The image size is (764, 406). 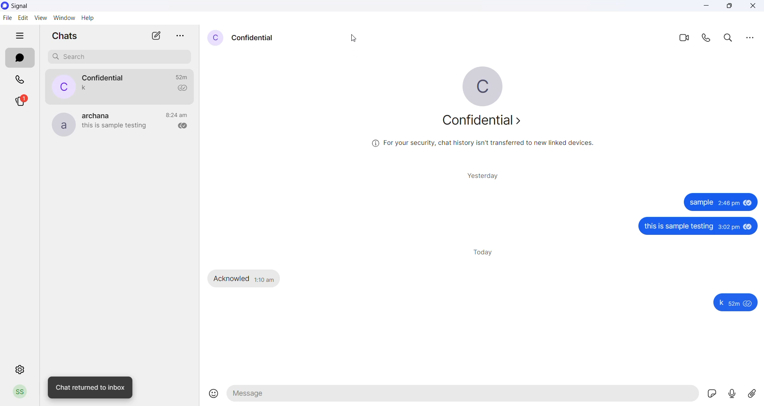 What do you see at coordinates (21, 369) in the screenshot?
I see `settings` at bounding box center [21, 369].